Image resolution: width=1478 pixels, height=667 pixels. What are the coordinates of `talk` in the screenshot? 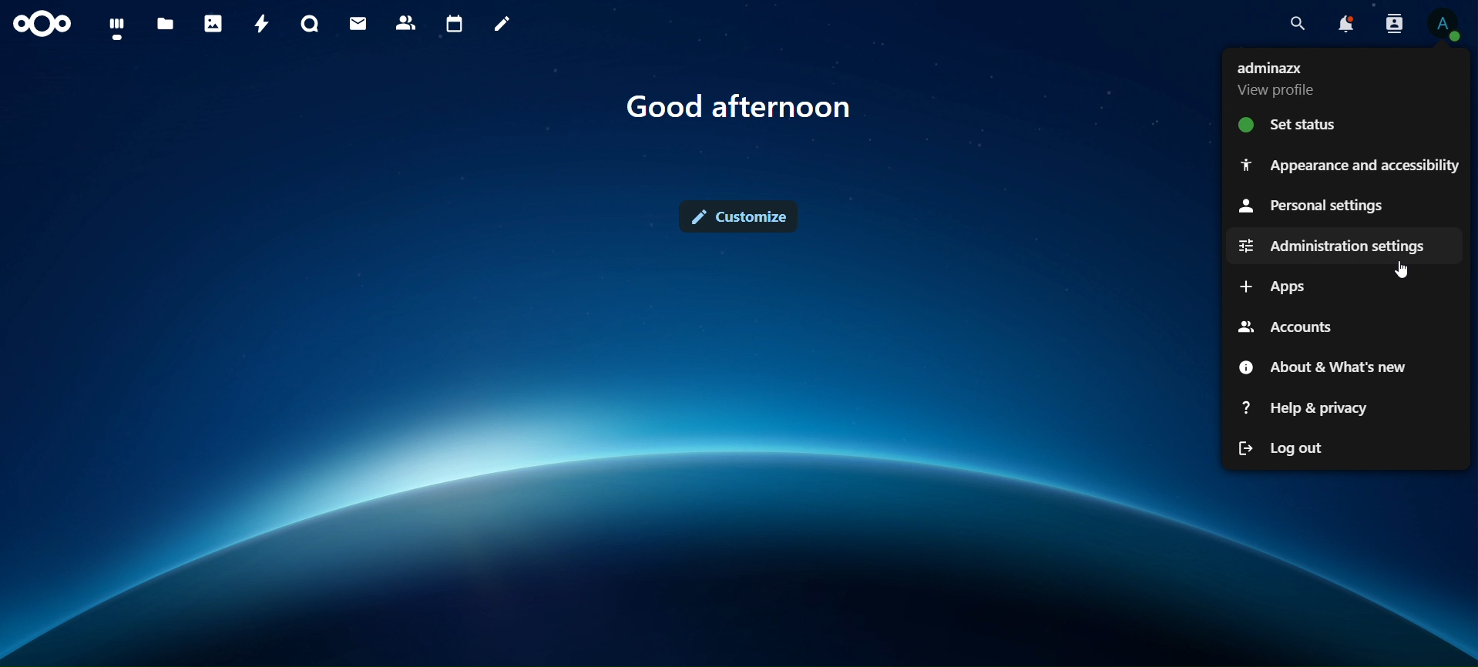 It's located at (311, 24).